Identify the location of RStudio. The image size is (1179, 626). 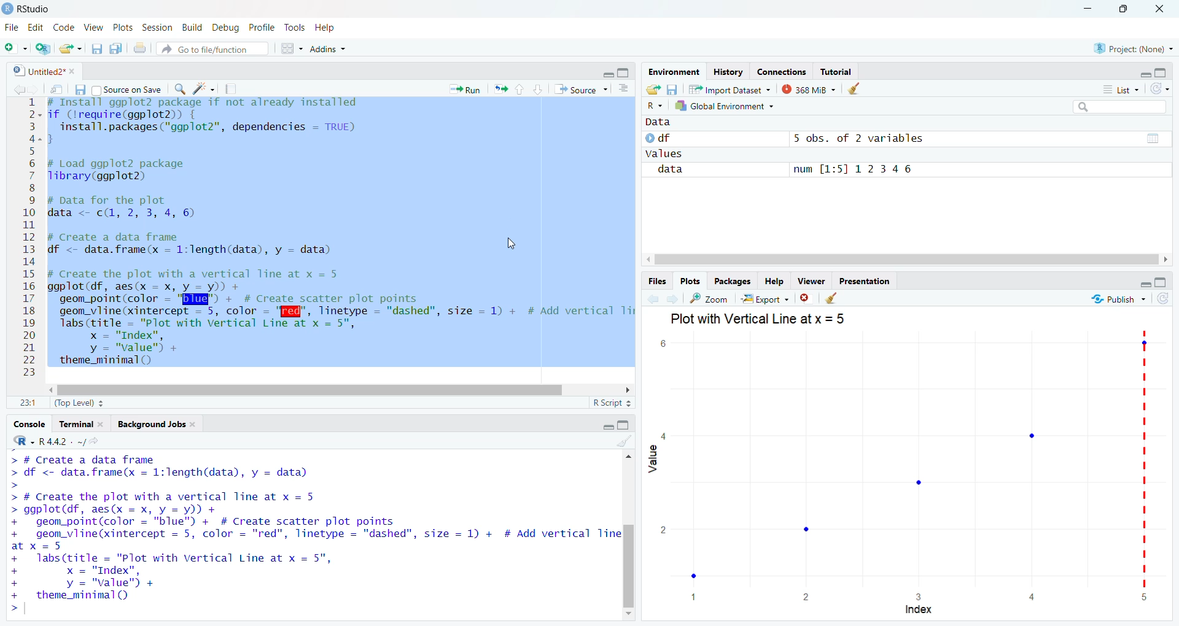
(29, 9).